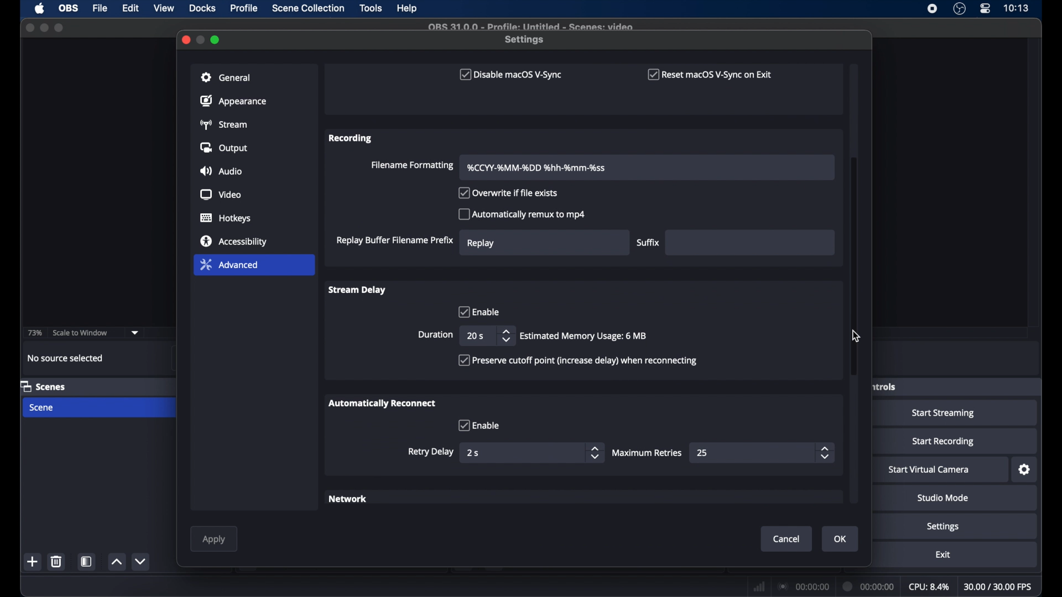 Image resolution: width=1062 pixels, height=597 pixels. I want to click on maximize, so click(60, 28).